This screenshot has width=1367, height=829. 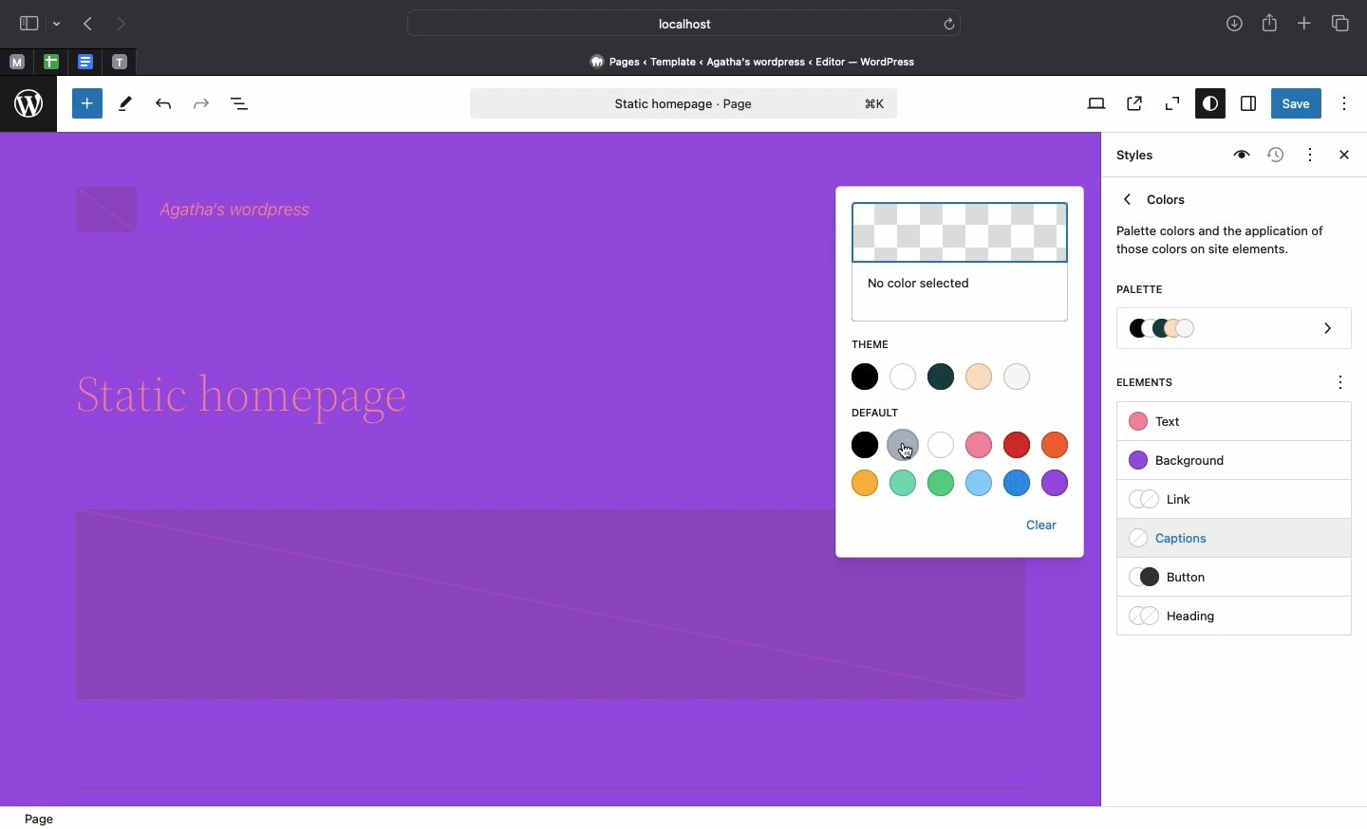 I want to click on Text, so click(x=1158, y=422).